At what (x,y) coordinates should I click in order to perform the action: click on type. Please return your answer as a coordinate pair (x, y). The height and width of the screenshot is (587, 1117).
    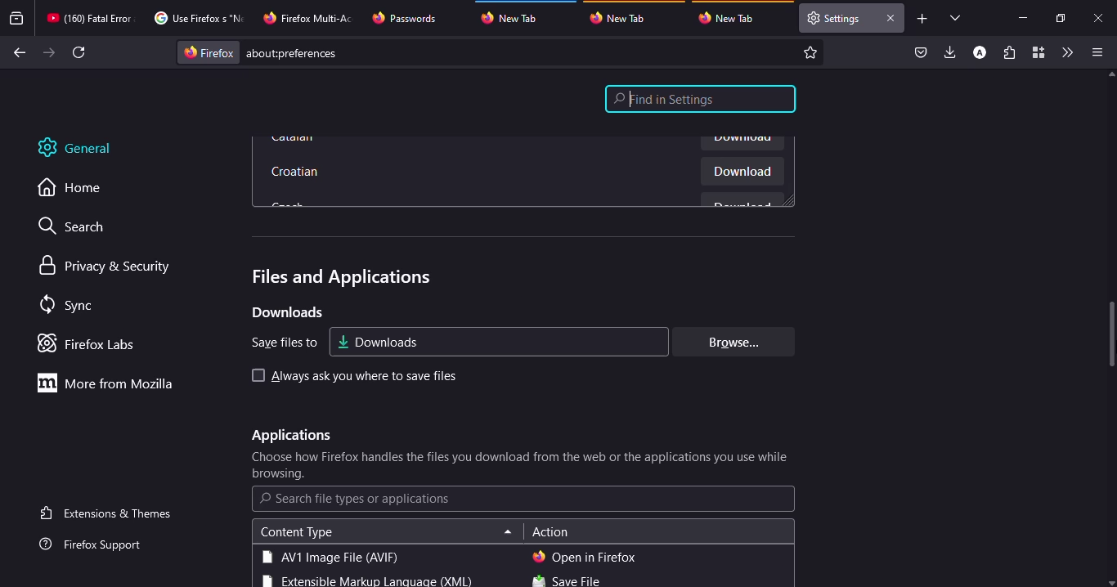
    Looking at the image, I should click on (366, 580).